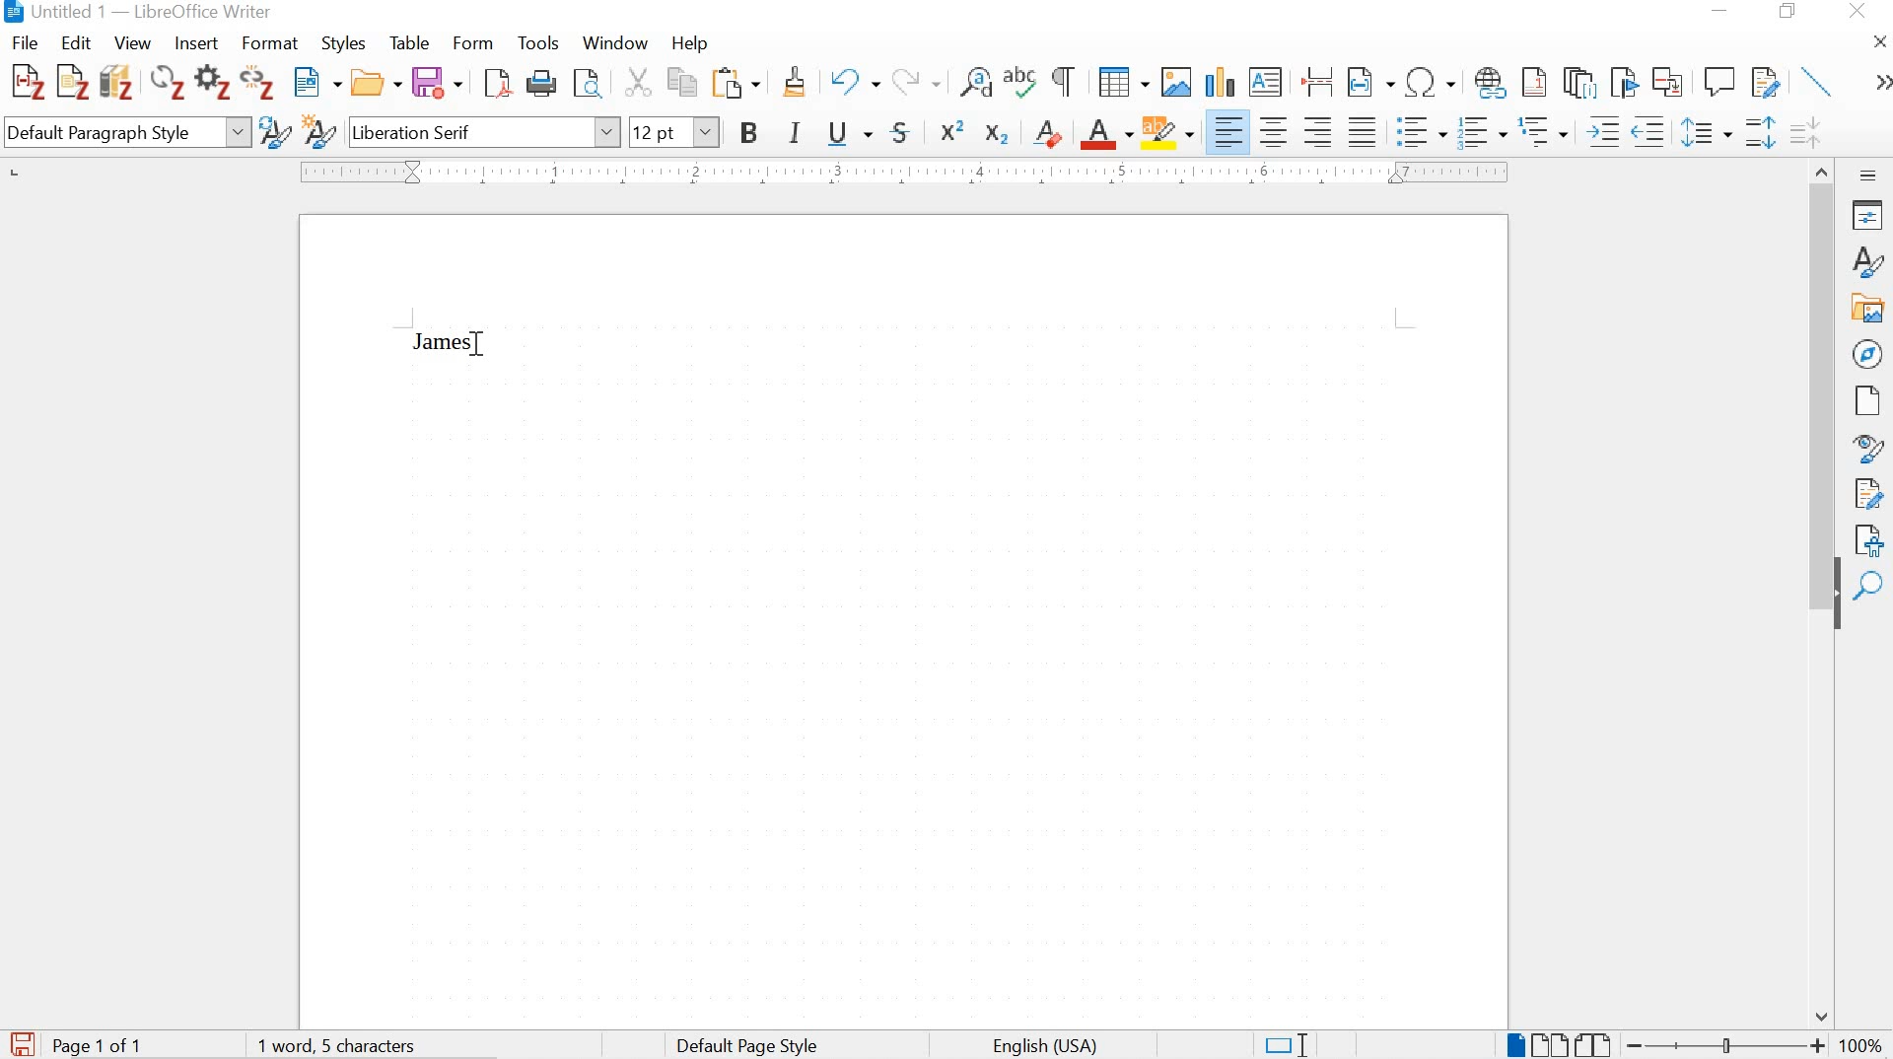 The height and width of the screenshot is (1059, 1893). What do you see at coordinates (1870, 587) in the screenshot?
I see `find` at bounding box center [1870, 587].